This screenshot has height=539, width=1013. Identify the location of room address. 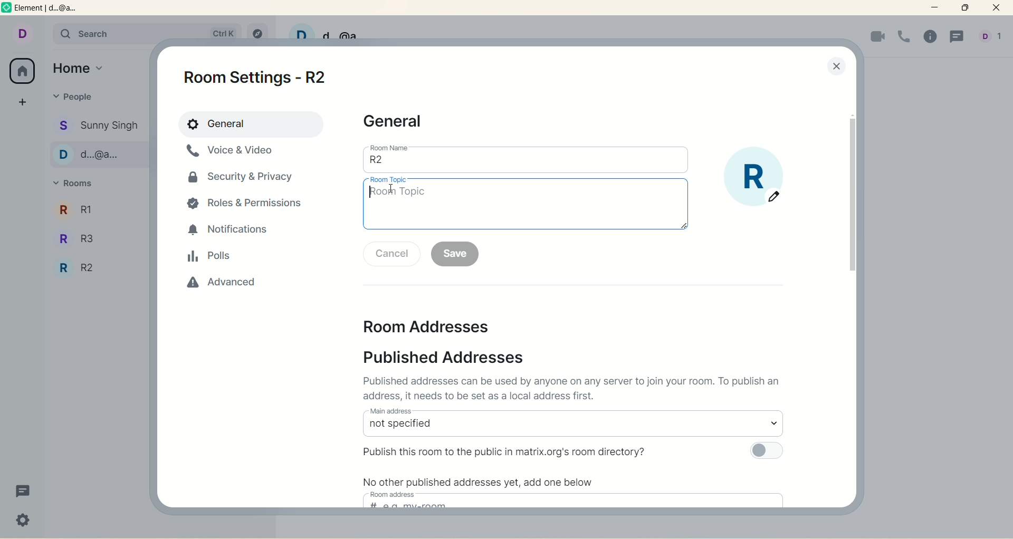
(437, 329).